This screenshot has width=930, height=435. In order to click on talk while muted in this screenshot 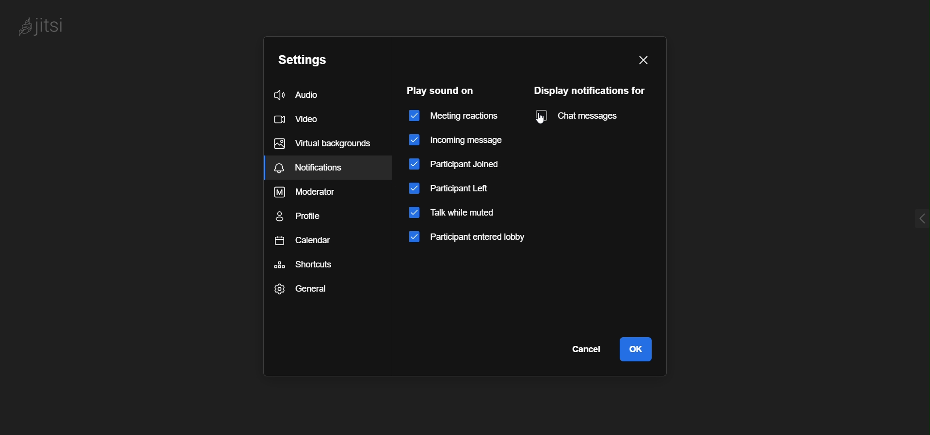, I will do `click(462, 217)`.